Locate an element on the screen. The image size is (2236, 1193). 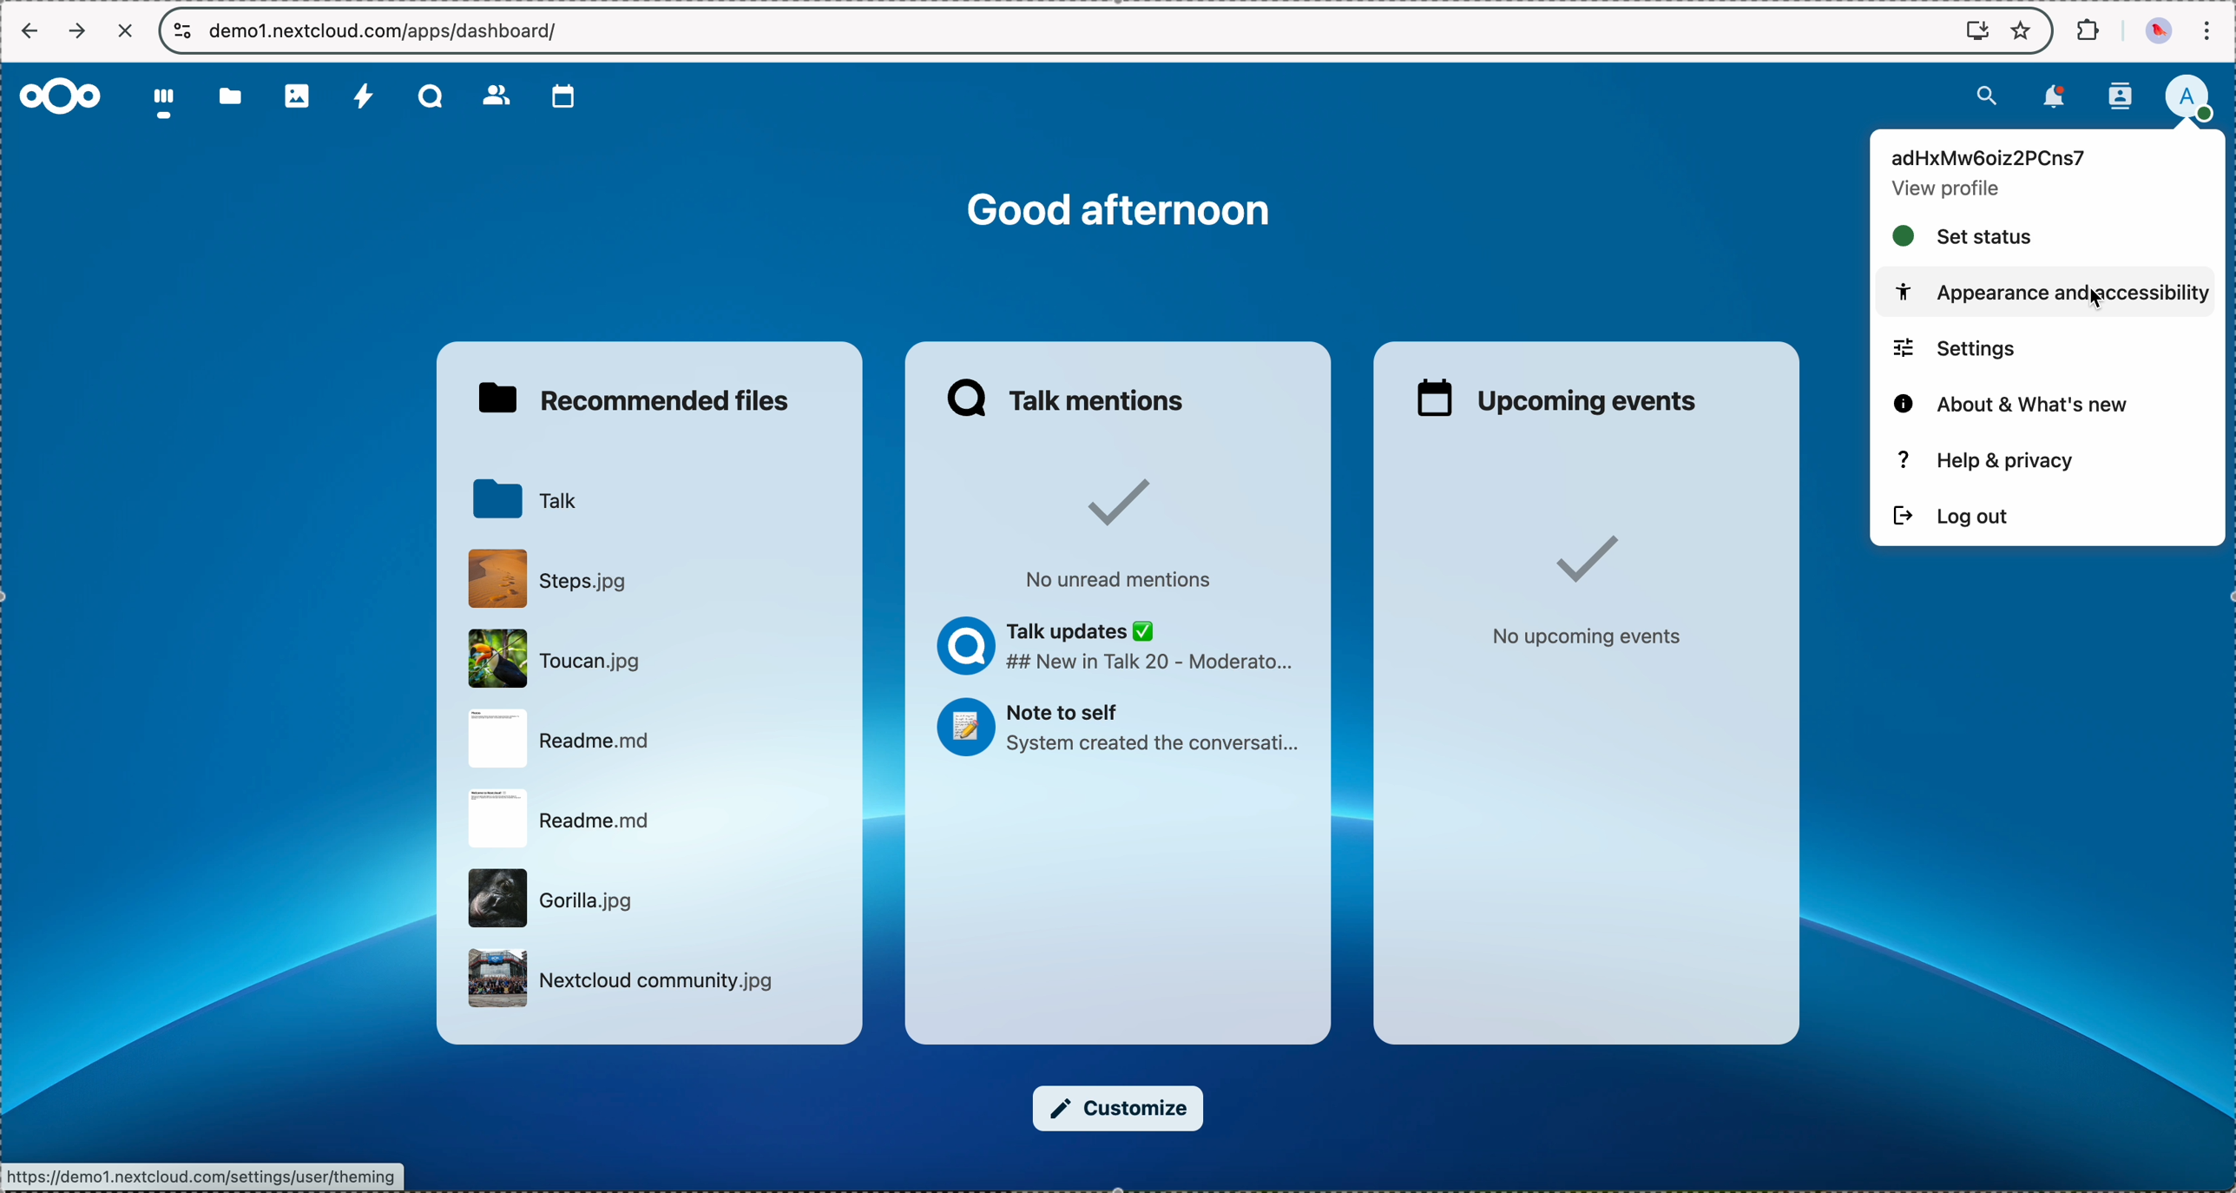
upcoming events is located at coordinates (1560, 397).